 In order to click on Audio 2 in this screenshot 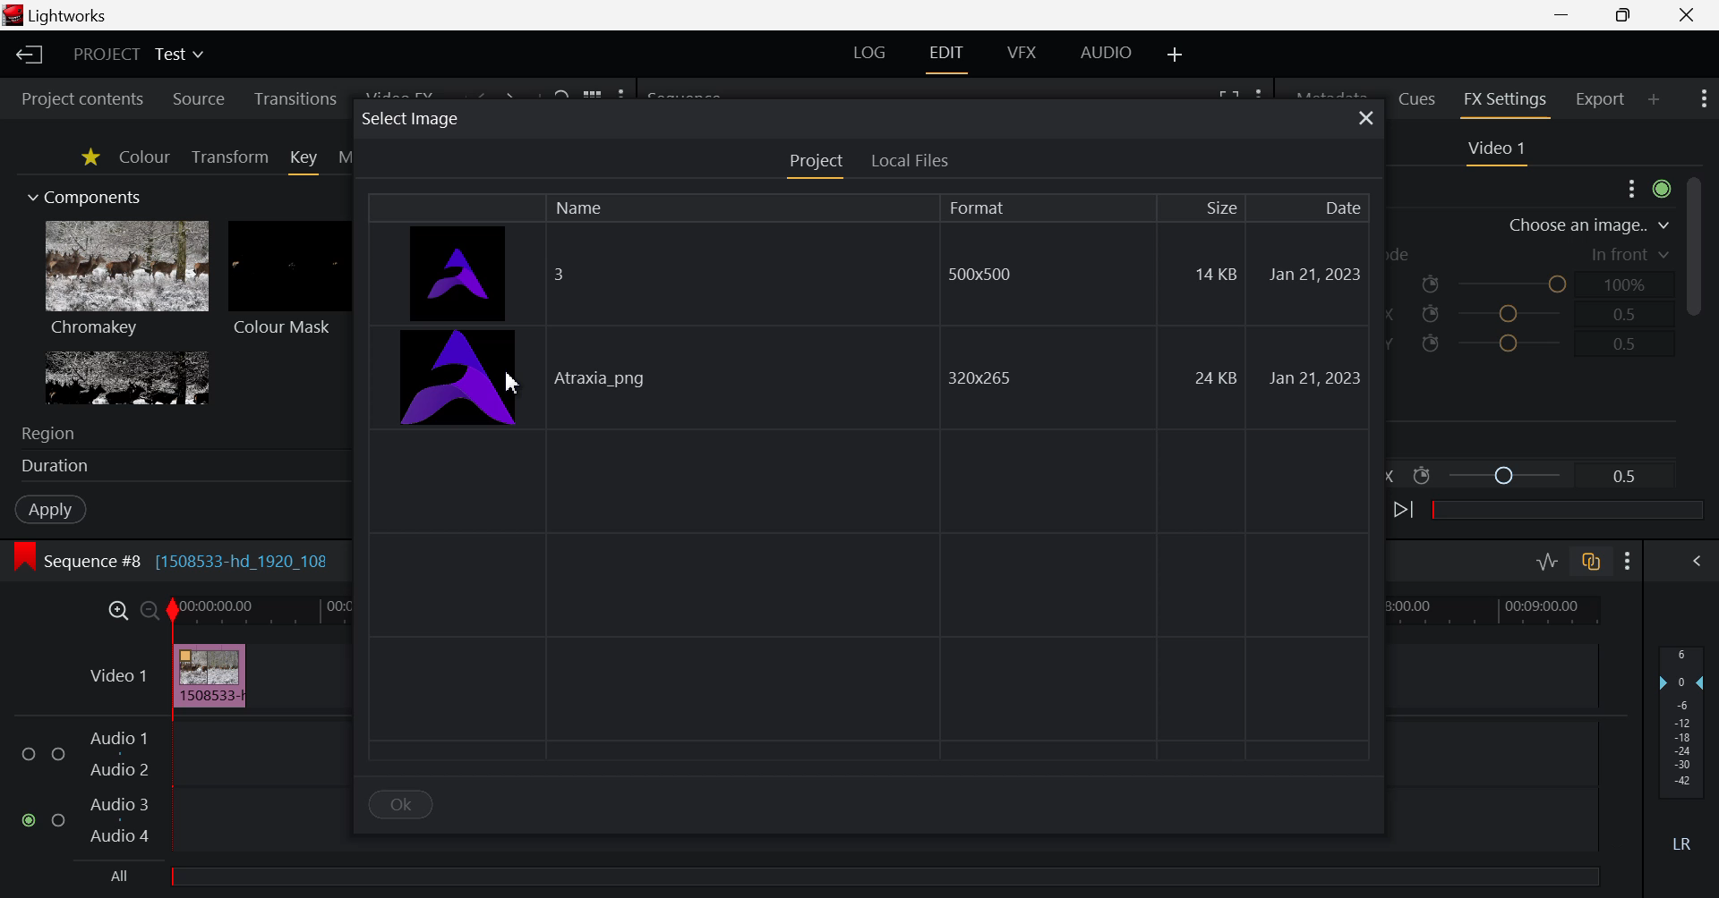, I will do `click(118, 768)`.